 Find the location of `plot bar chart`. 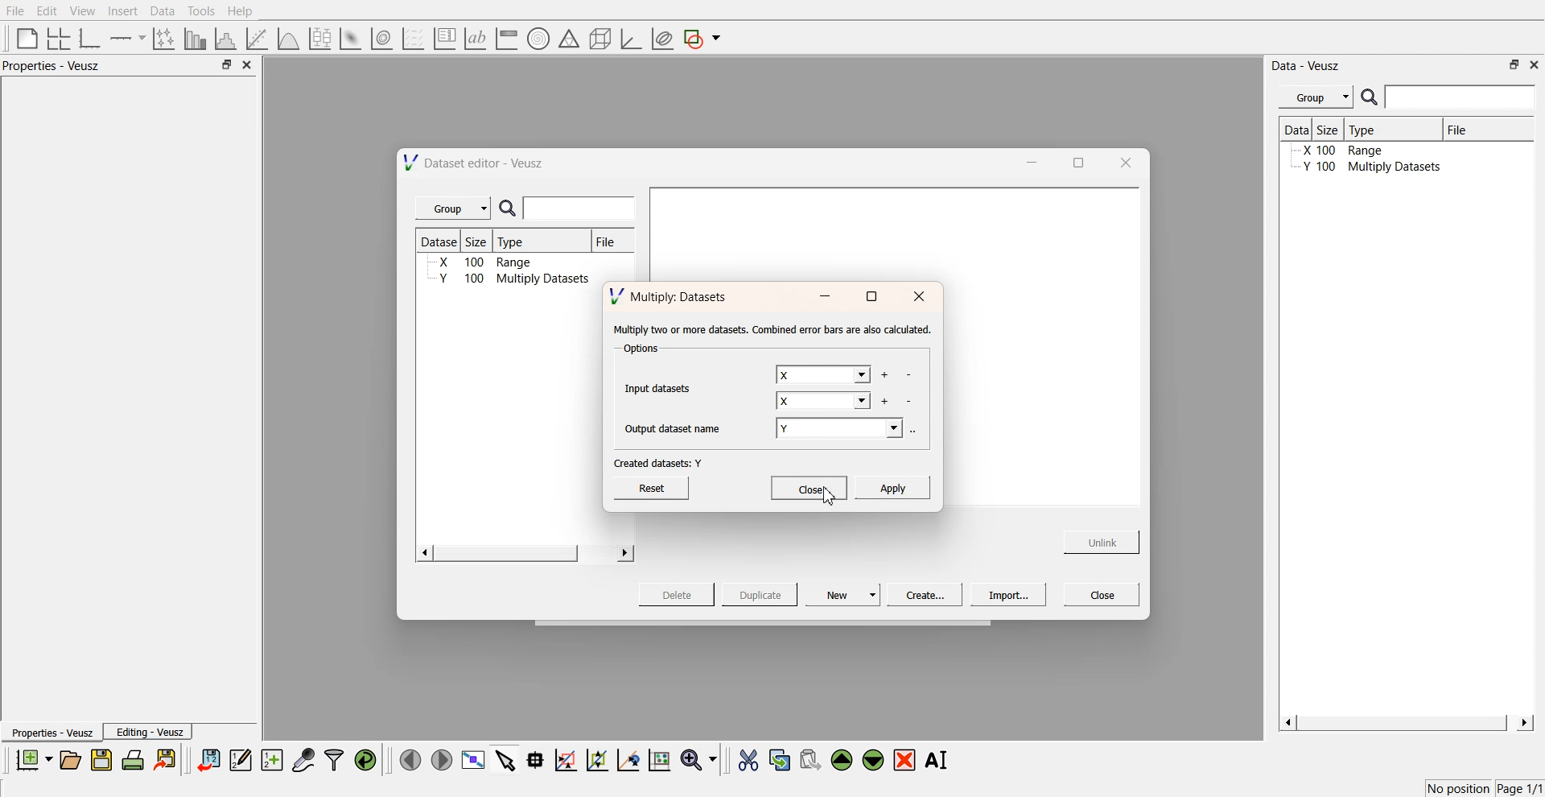

plot bar chart is located at coordinates (195, 39).